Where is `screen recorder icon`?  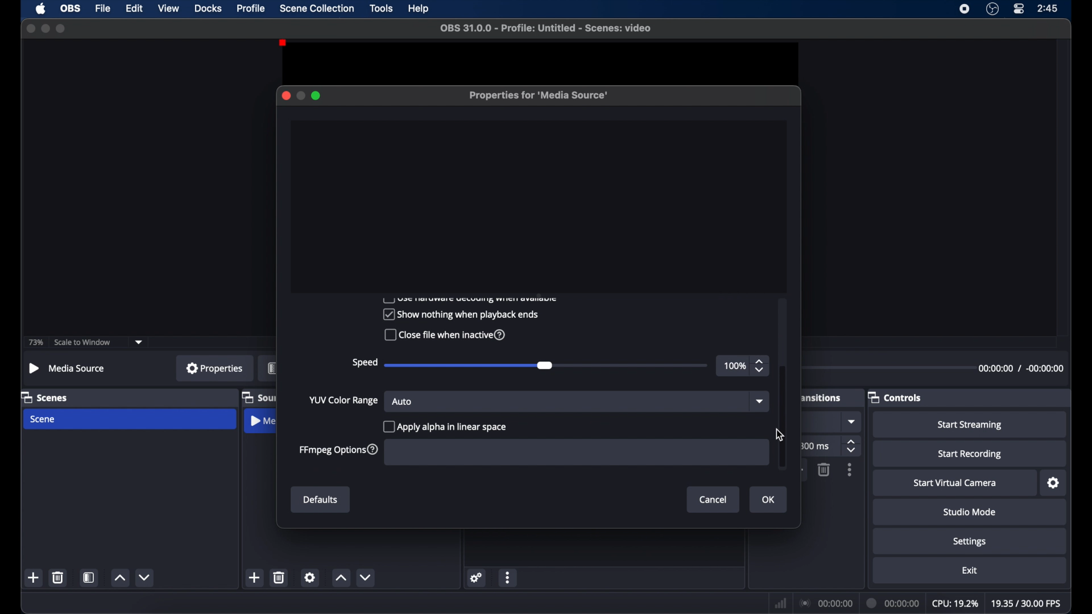 screen recorder icon is located at coordinates (965, 9).